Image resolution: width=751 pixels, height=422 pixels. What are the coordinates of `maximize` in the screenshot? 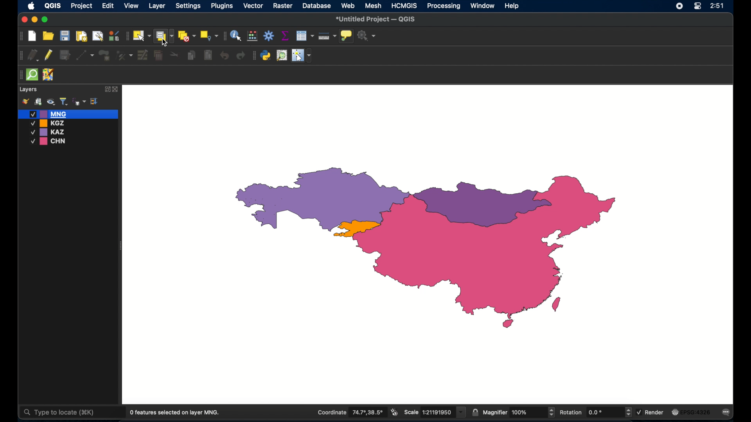 It's located at (45, 20).